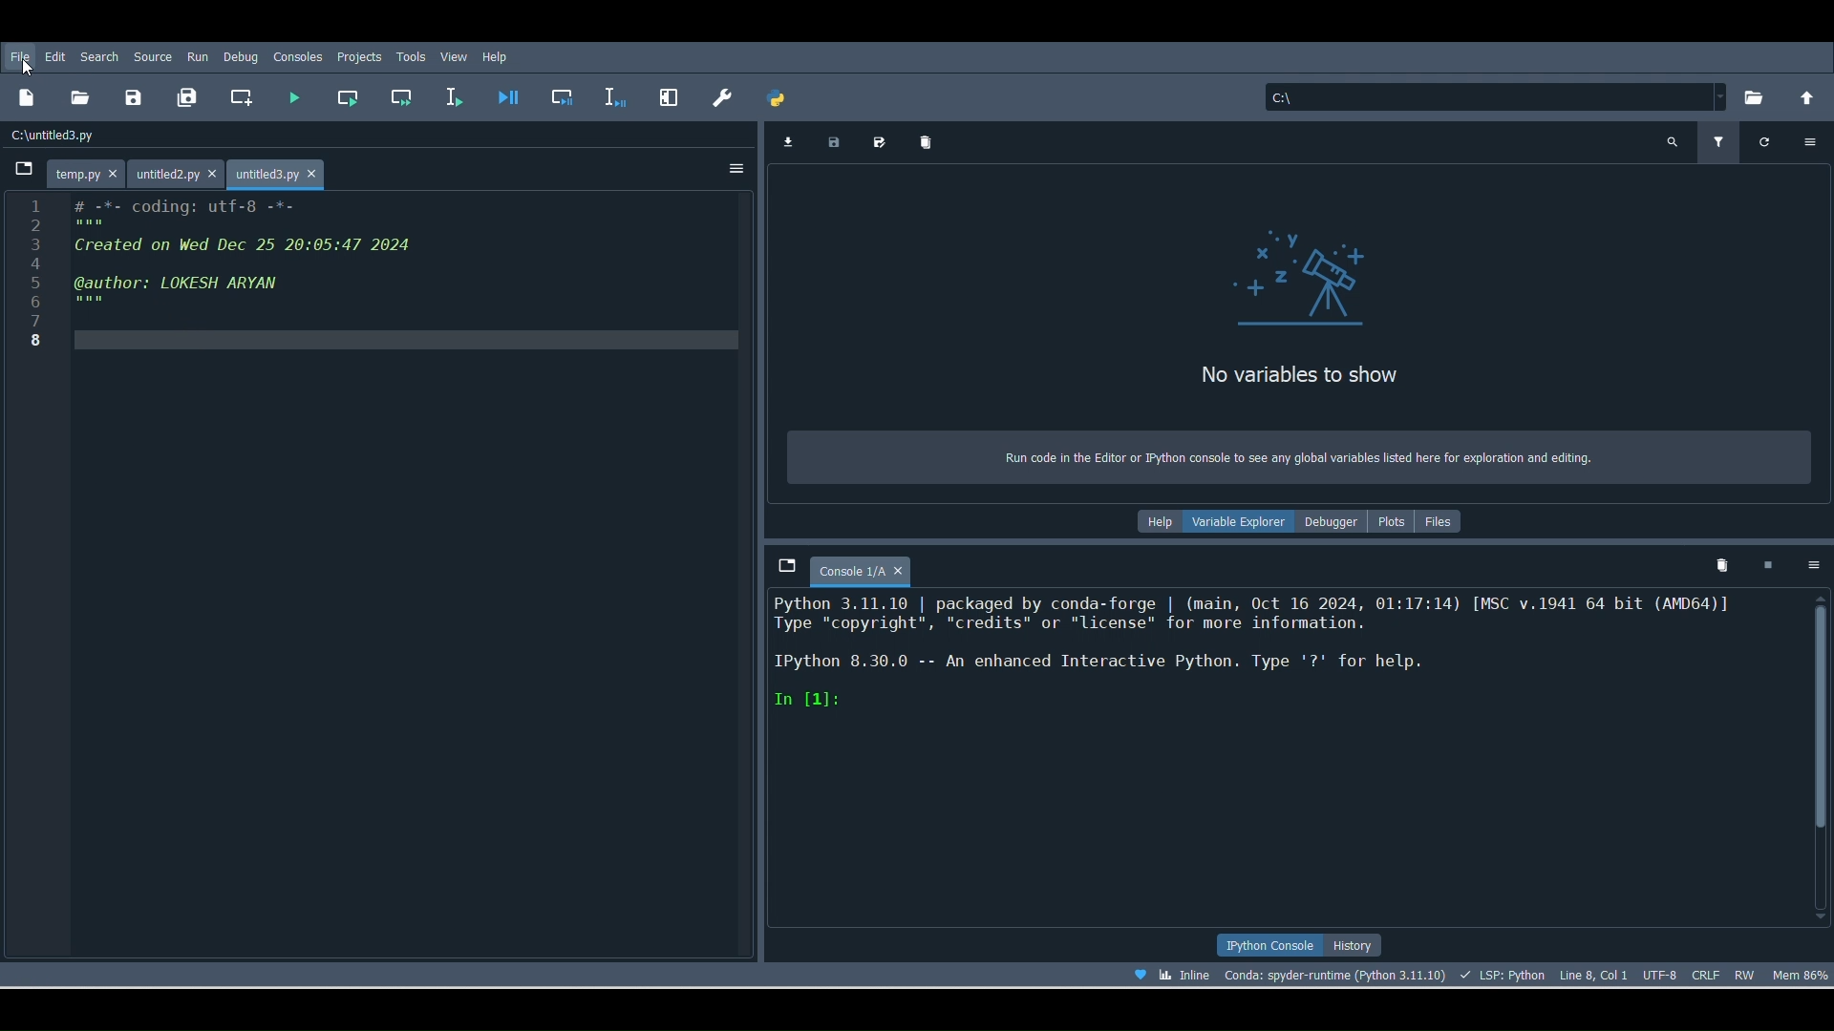 This screenshot has height=1031, width=1834. Describe the element at coordinates (785, 569) in the screenshot. I see `Browse tabs` at that location.